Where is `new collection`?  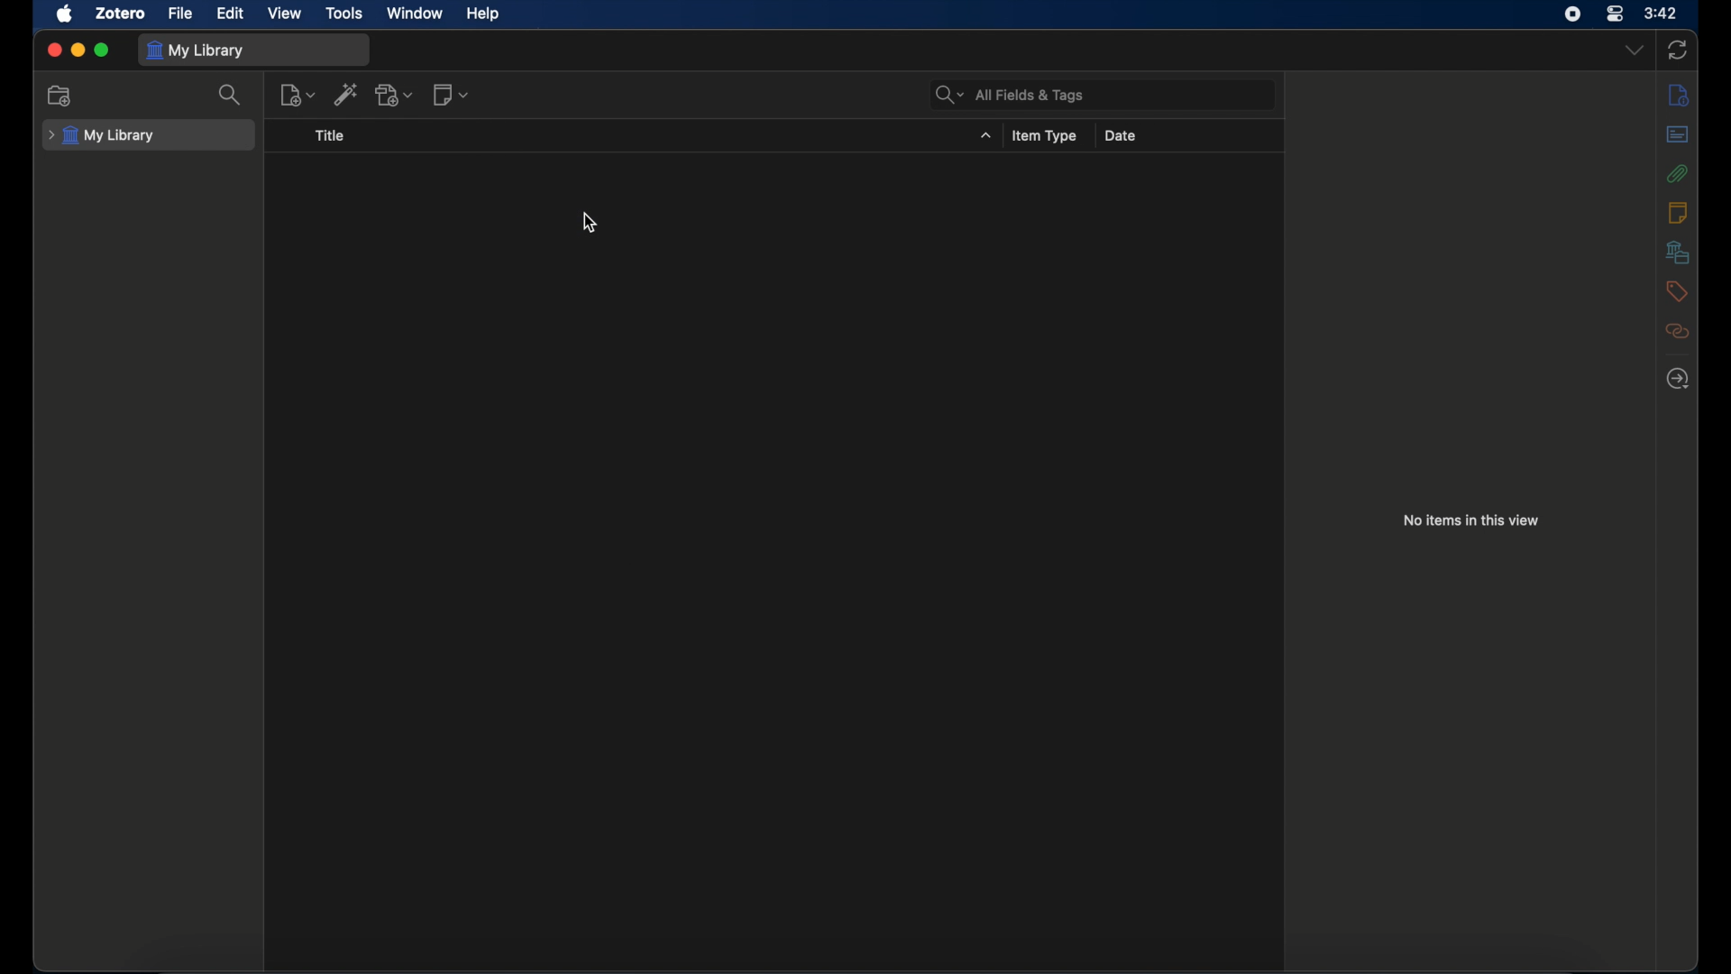 new collection is located at coordinates (61, 96).